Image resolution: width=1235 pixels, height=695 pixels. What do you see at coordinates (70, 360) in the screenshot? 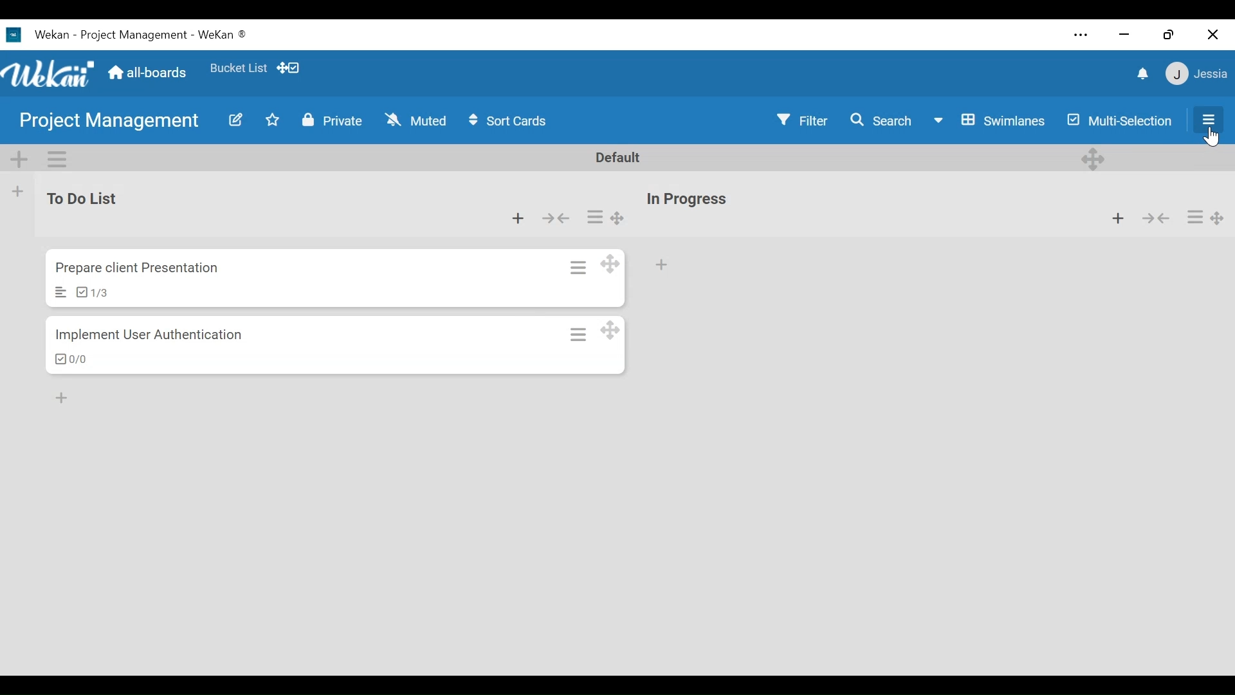
I see `Checklist` at bounding box center [70, 360].